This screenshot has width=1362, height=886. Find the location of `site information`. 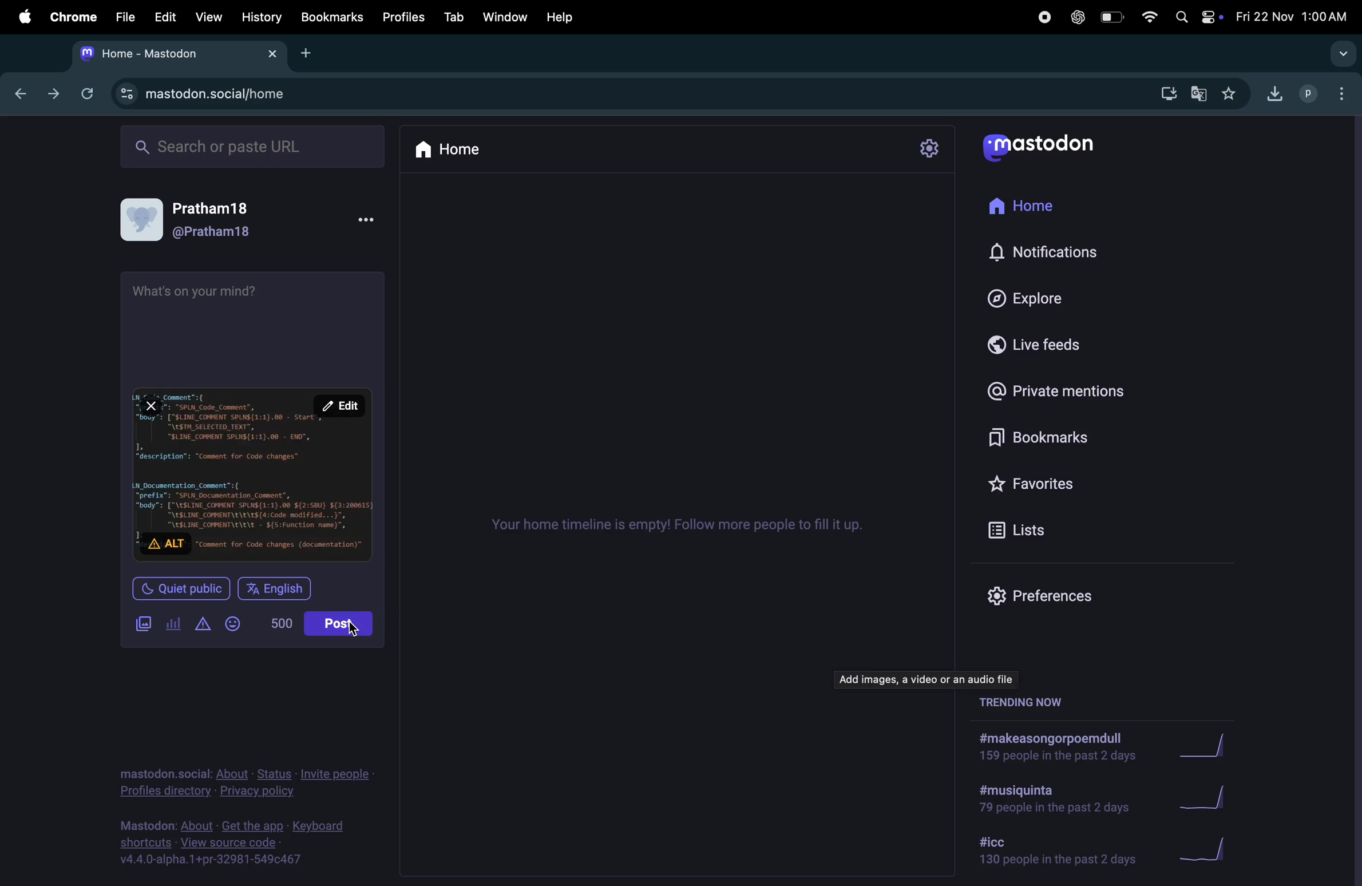

site information is located at coordinates (125, 95).